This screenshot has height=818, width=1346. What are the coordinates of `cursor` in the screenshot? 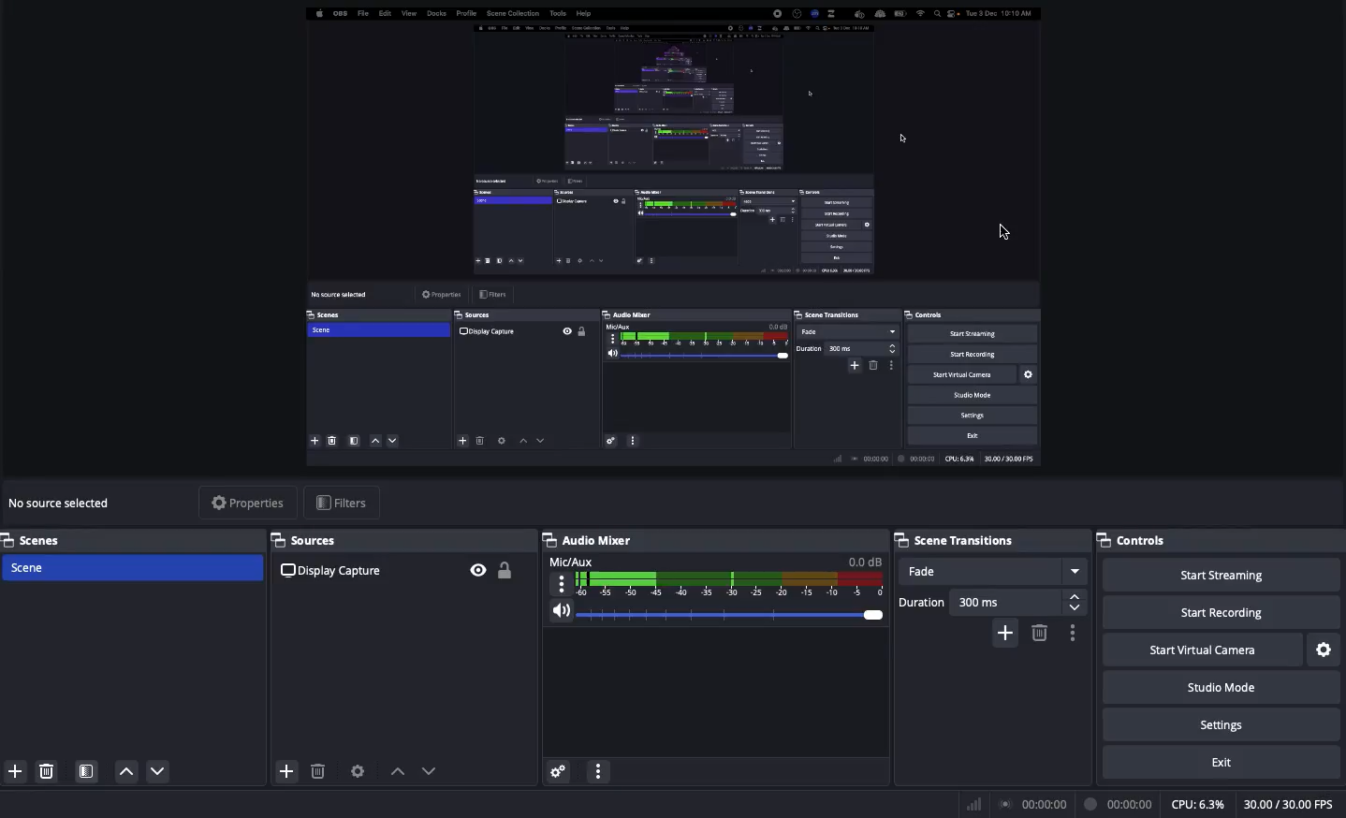 It's located at (1003, 230).